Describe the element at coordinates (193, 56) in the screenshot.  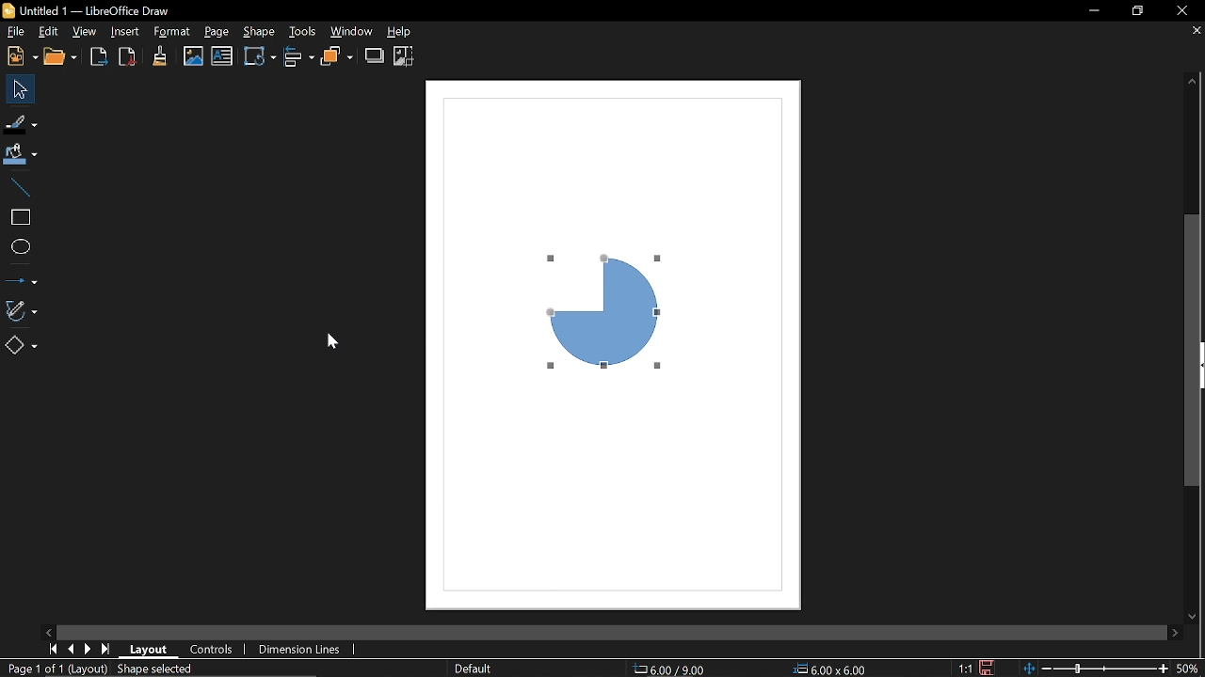
I see `Insert image` at that location.